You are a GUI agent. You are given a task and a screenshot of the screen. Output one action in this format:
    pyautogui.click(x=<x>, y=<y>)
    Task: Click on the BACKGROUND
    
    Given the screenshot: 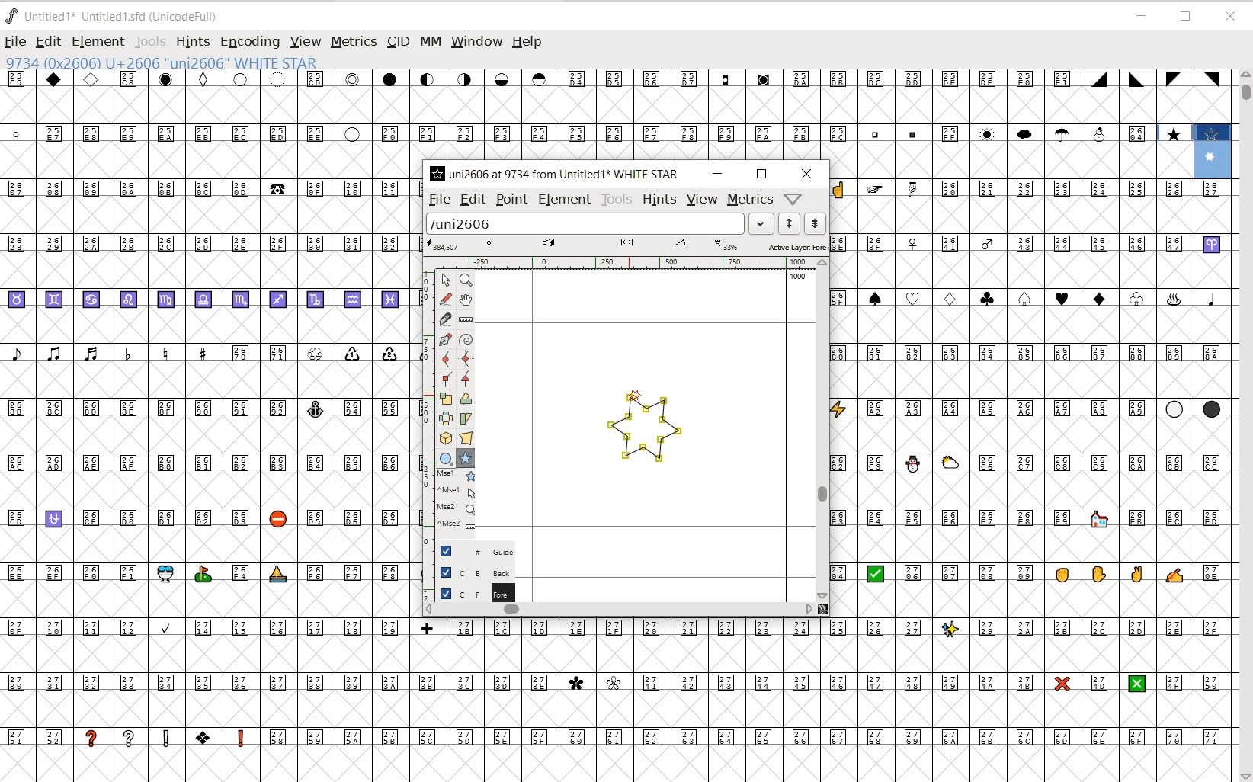 What is the action you would take?
    pyautogui.click(x=469, y=572)
    